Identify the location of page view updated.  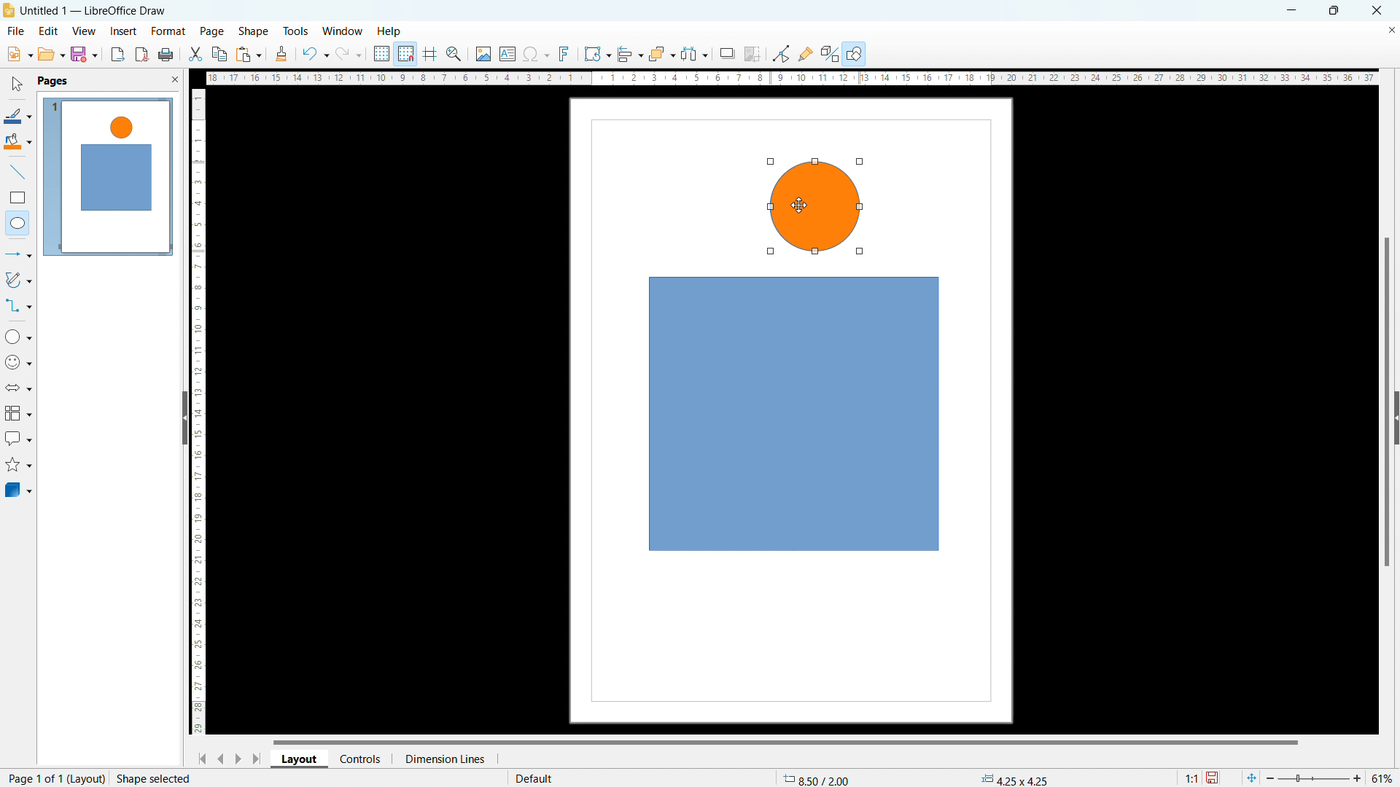
(107, 177).